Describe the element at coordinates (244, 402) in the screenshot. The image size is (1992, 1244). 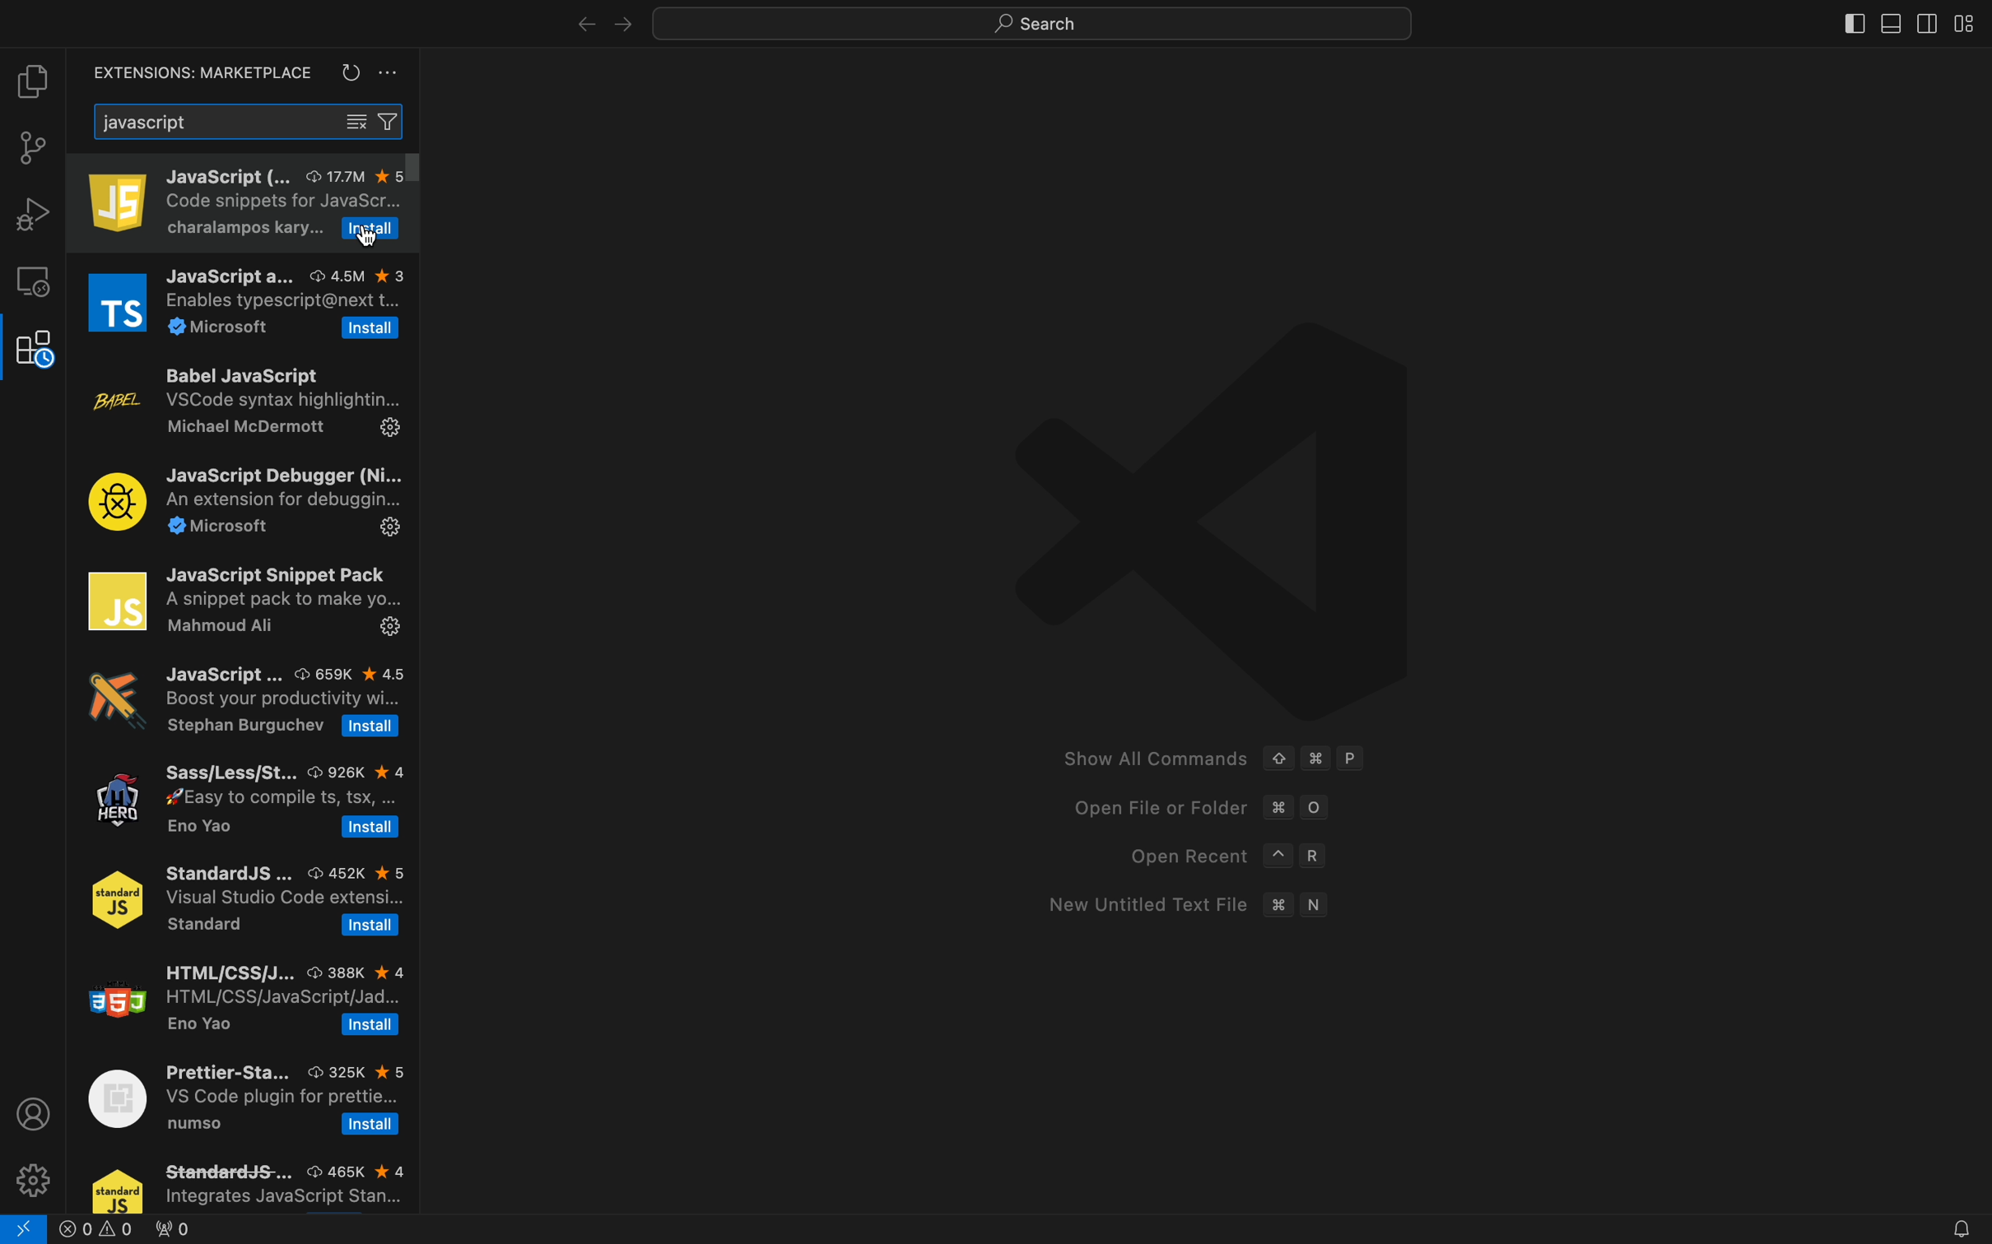
I see `Babel JavaScript
VSCode syntax highlightin...
Michael McDermott 5%` at that location.